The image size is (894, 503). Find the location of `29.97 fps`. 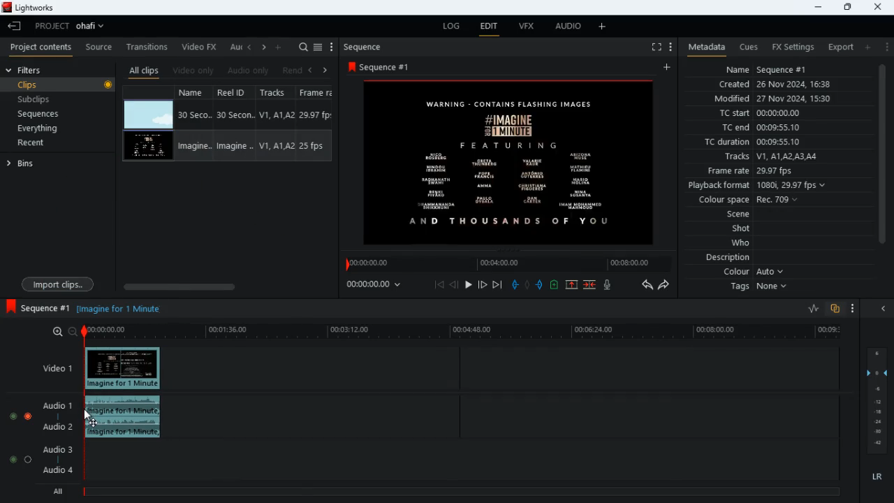

29.97 fps is located at coordinates (319, 115).